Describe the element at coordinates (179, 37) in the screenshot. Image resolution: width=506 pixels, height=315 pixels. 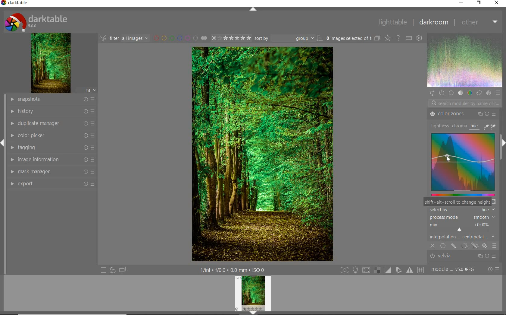
I see `FILTER BY IMAGE COLOR LABEL` at that location.